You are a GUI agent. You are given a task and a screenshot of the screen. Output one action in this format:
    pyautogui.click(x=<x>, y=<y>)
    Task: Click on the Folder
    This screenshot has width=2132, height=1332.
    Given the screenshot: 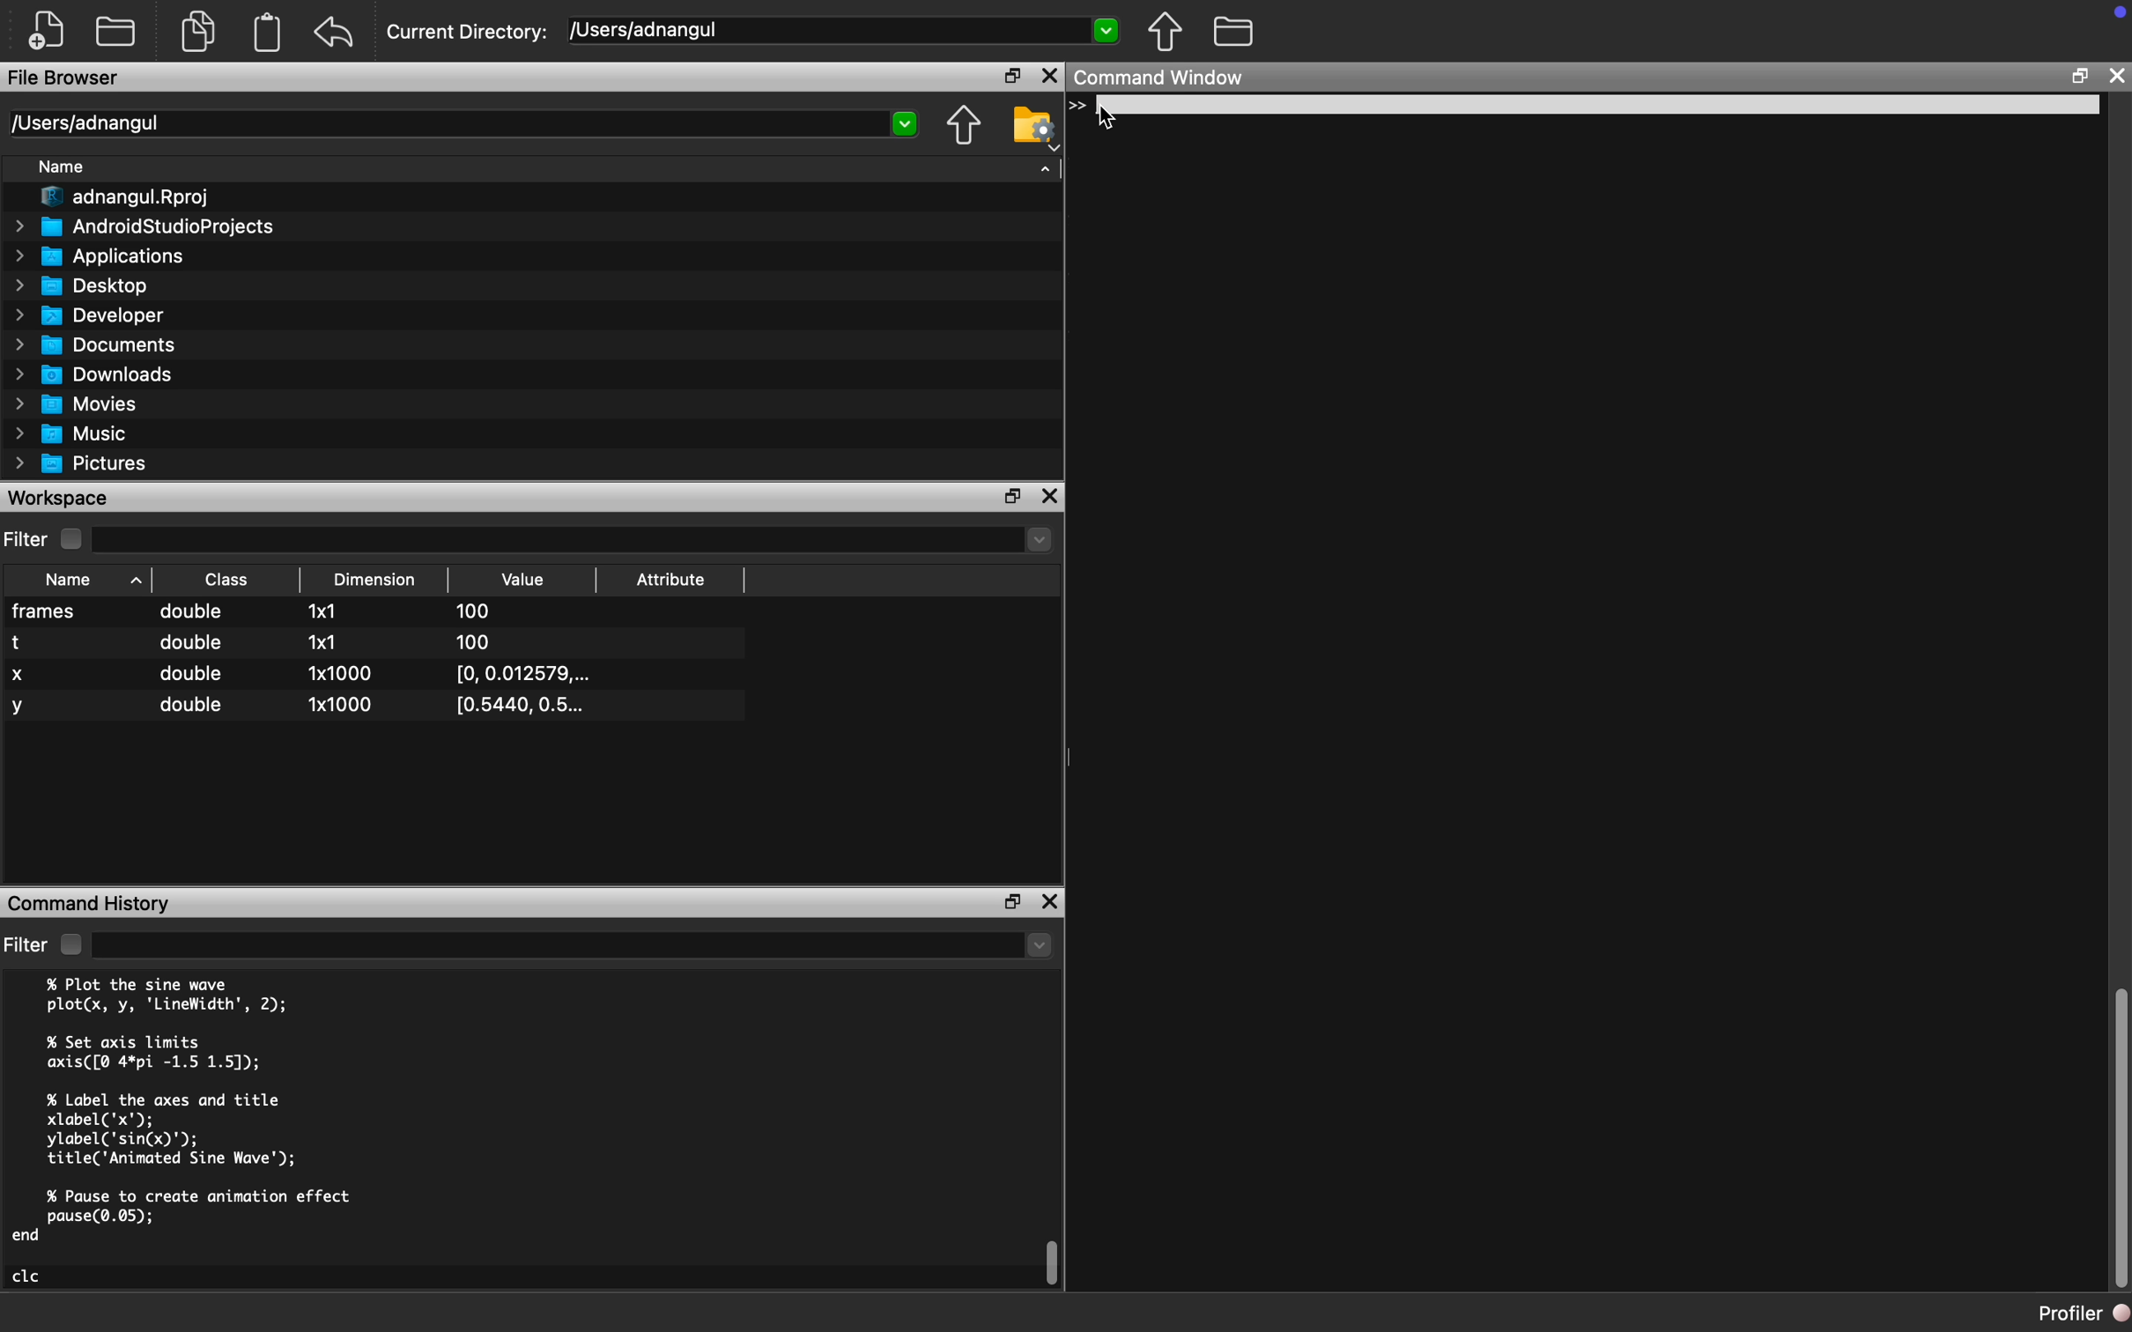 What is the action you would take?
    pyautogui.click(x=1233, y=33)
    